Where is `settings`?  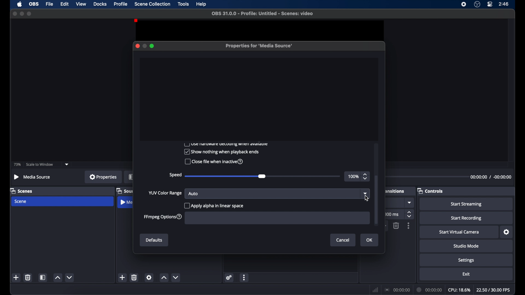 settings is located at coordinates (229, 277).